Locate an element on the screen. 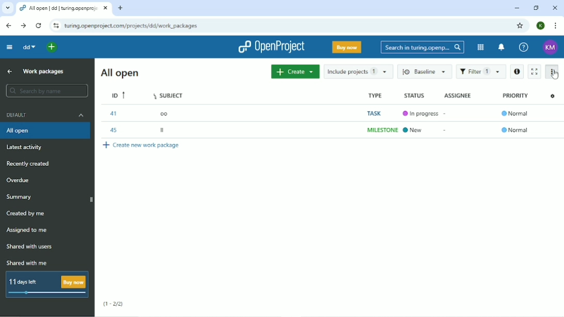 The width and height of the screenshot is (564, 317). turing.openproject.com/projects/dd/work_packages is located at coordinates (136, 26).